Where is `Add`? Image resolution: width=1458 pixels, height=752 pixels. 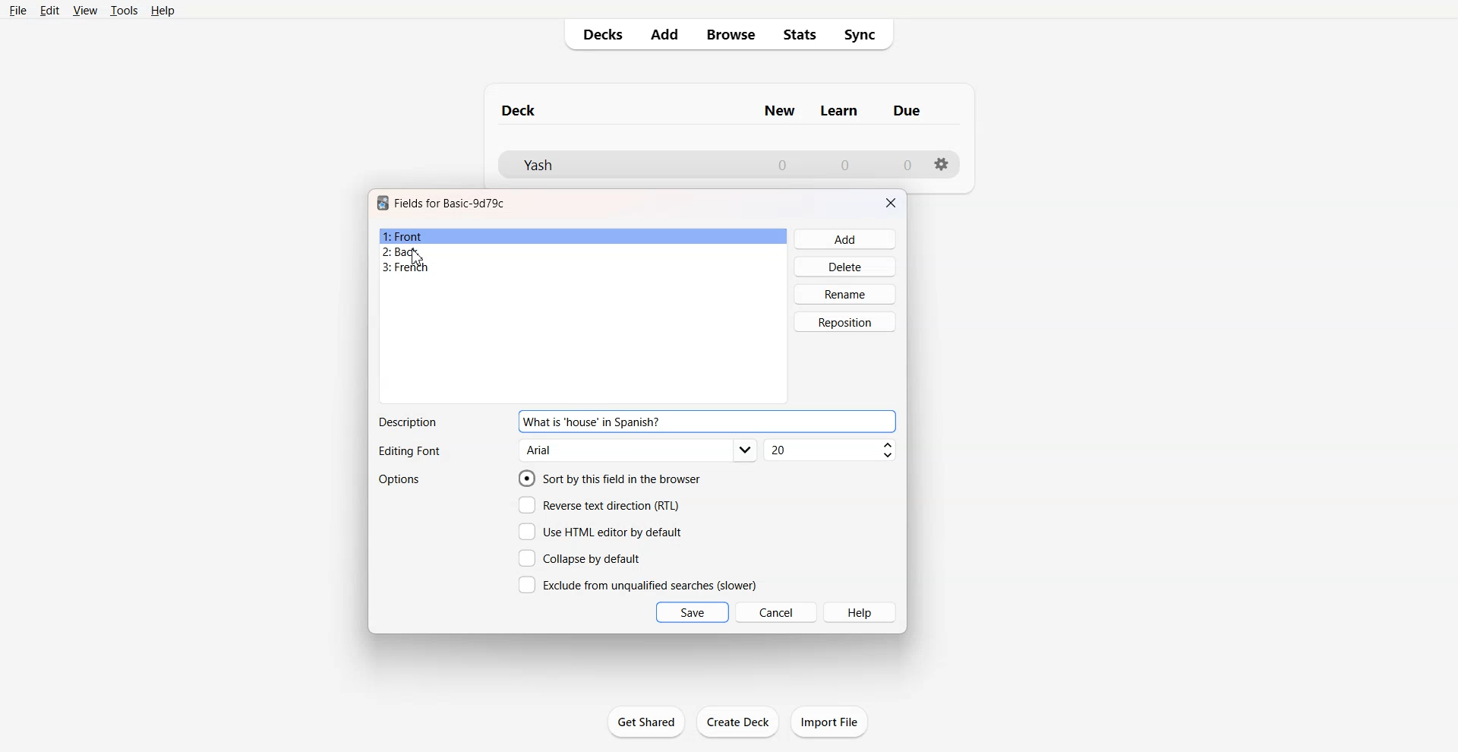 Add is located at coordinates (663, 34).